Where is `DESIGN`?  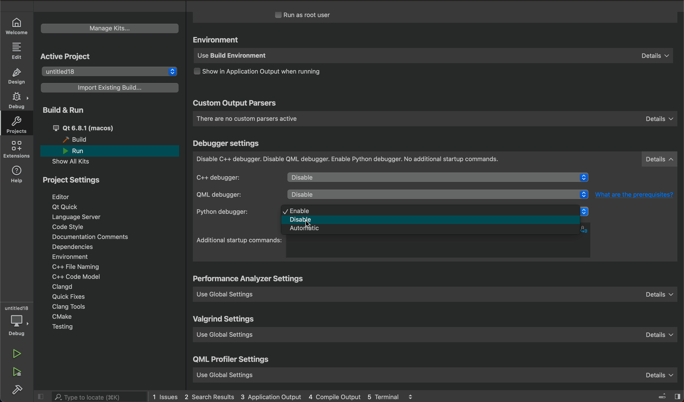
DESIGN is located at coordinates (18, 77).